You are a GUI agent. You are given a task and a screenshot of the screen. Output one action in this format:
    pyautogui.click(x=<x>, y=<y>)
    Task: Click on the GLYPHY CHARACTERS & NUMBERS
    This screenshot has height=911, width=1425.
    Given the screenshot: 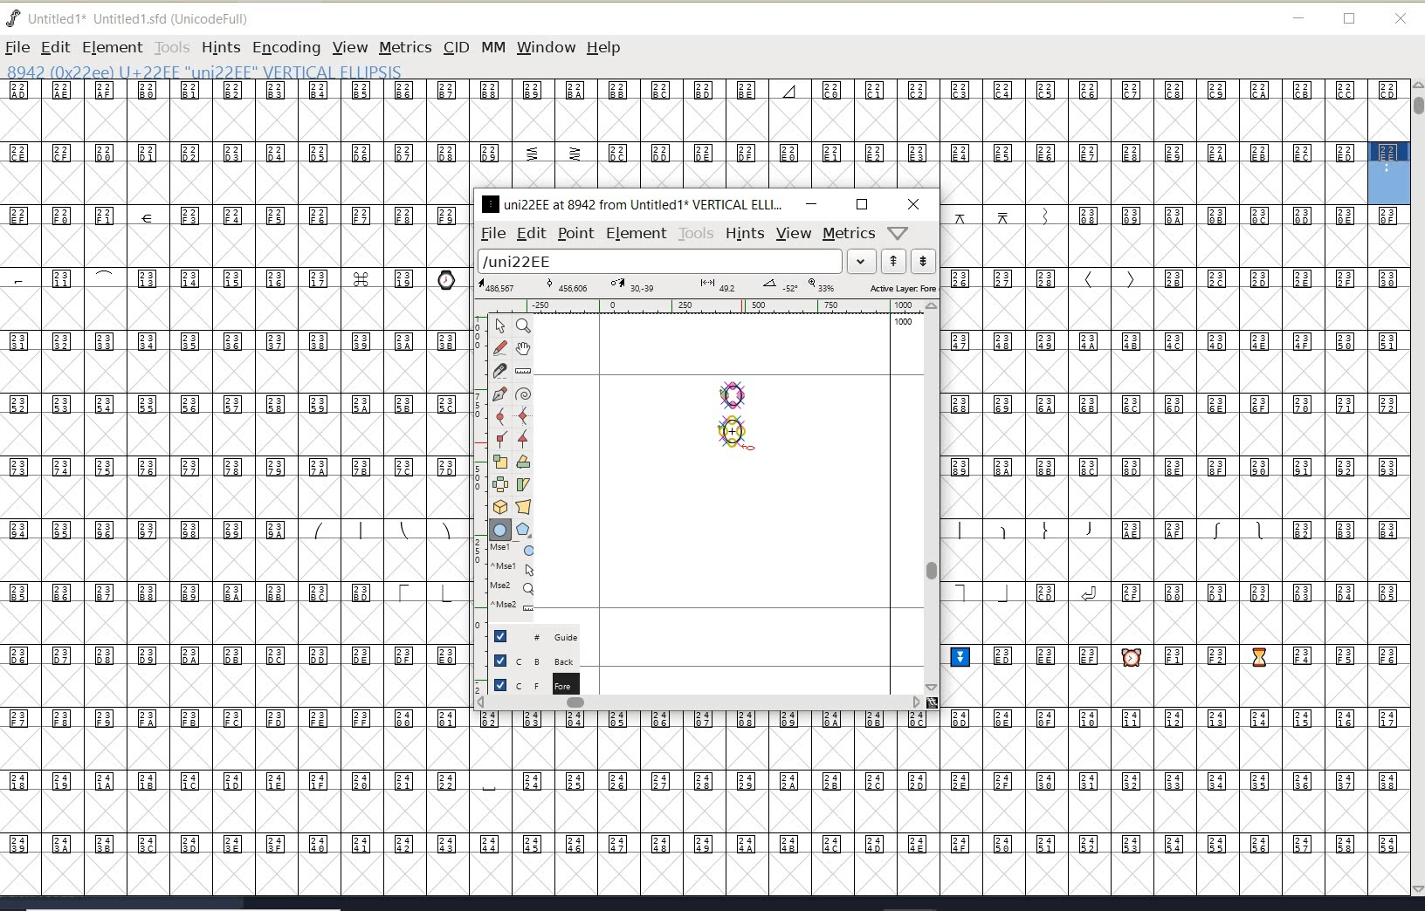 What is the action you would take?
    pyautogui.click(x=683, y=134)
    